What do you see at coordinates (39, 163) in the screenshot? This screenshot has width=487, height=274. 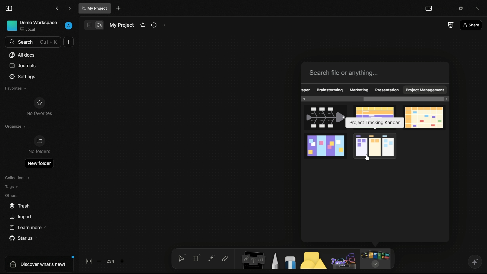 I see `new folder` at bounding box center [39, 163].